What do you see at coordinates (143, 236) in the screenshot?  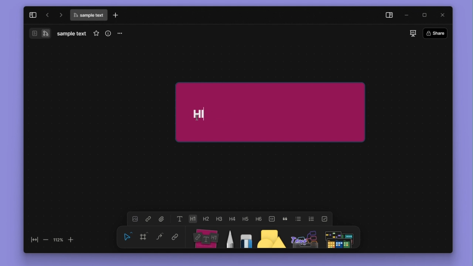 I see `frame` at bounding box center [143, 236].